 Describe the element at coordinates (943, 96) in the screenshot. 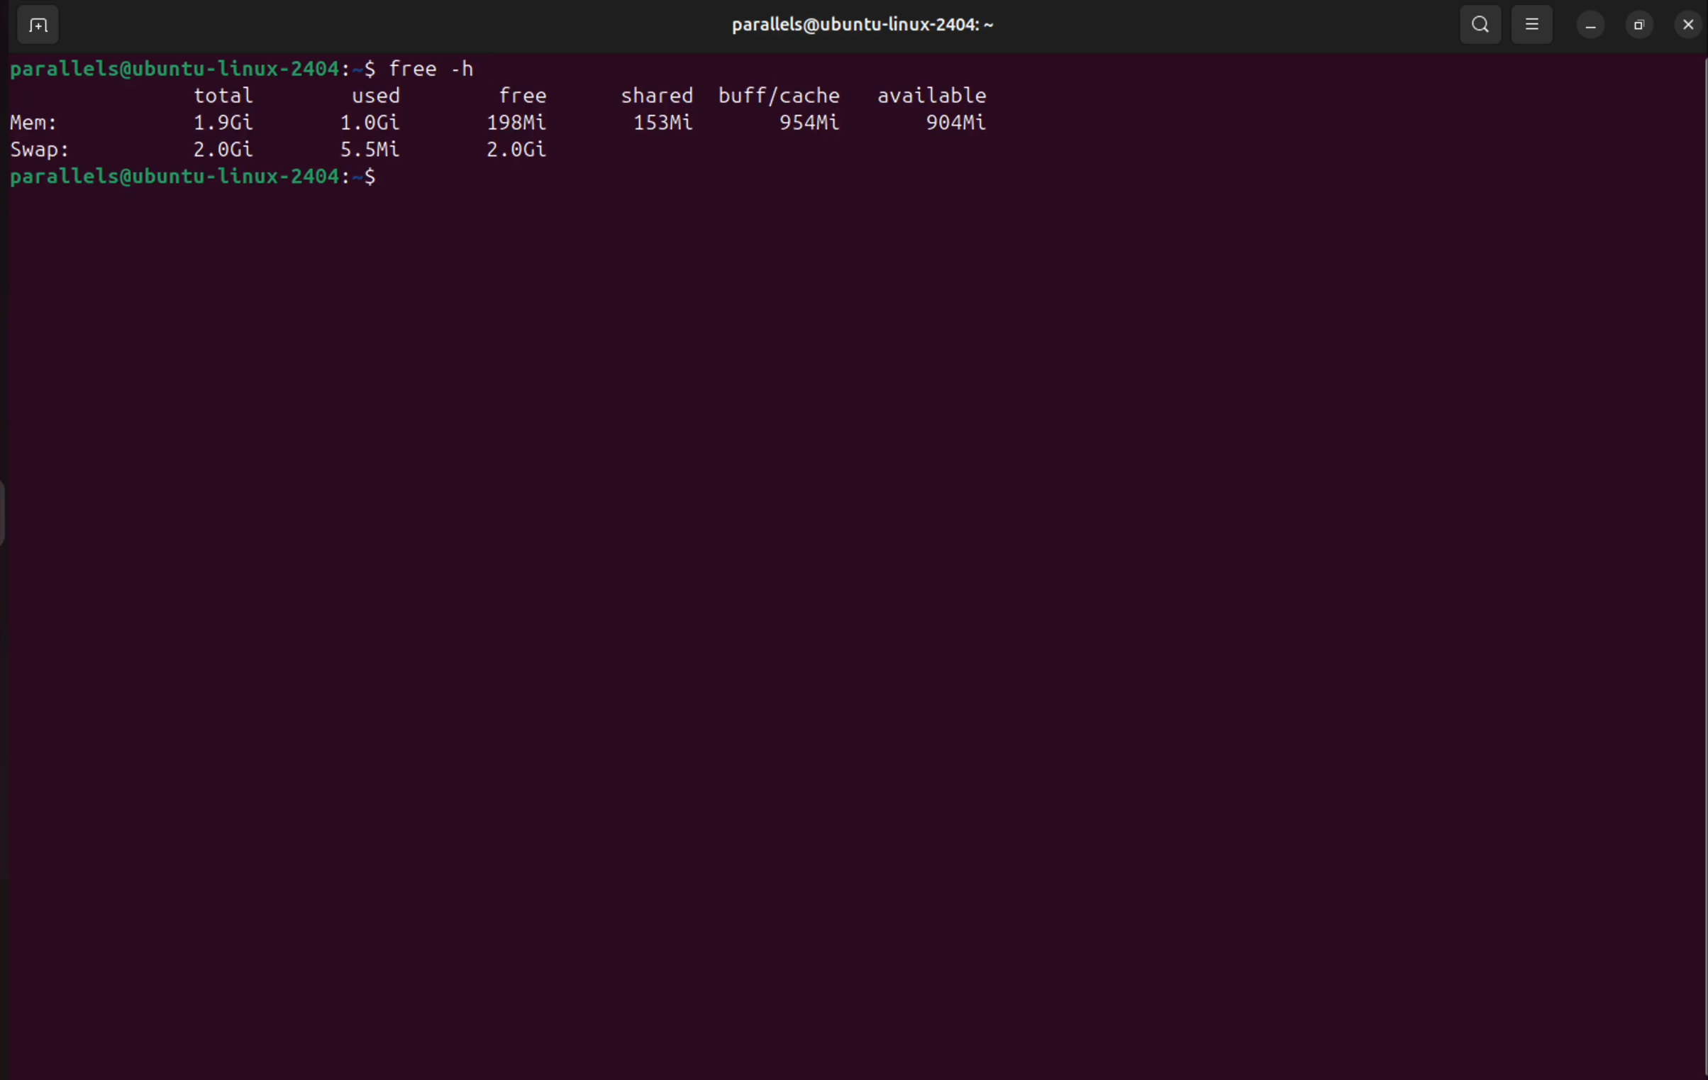

I see `available` at that location.